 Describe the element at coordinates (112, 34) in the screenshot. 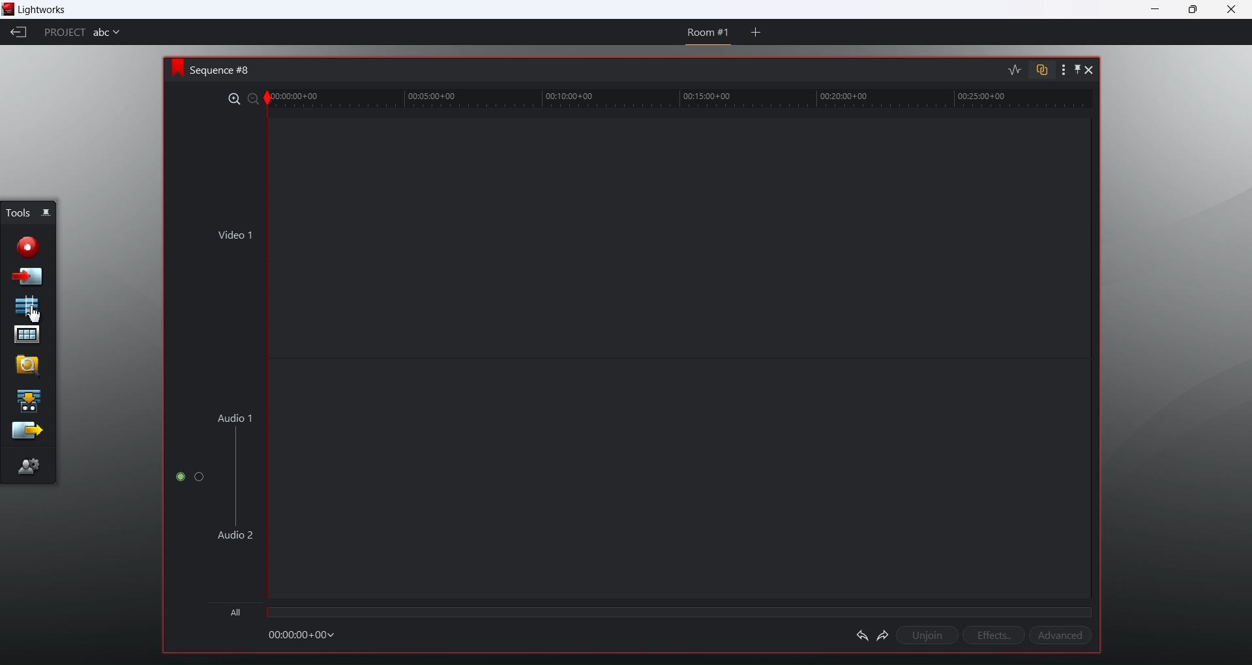

I see `project name` at that location.